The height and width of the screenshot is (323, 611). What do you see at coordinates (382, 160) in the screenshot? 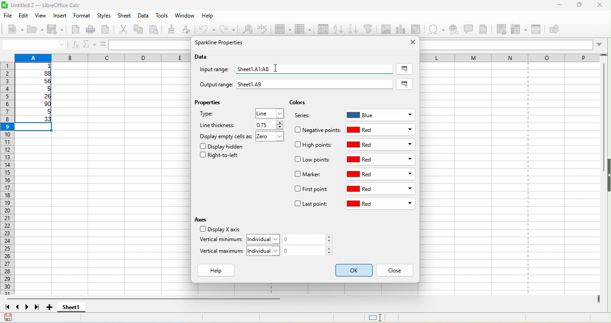
I see `red` at bounding box center [382, 160].